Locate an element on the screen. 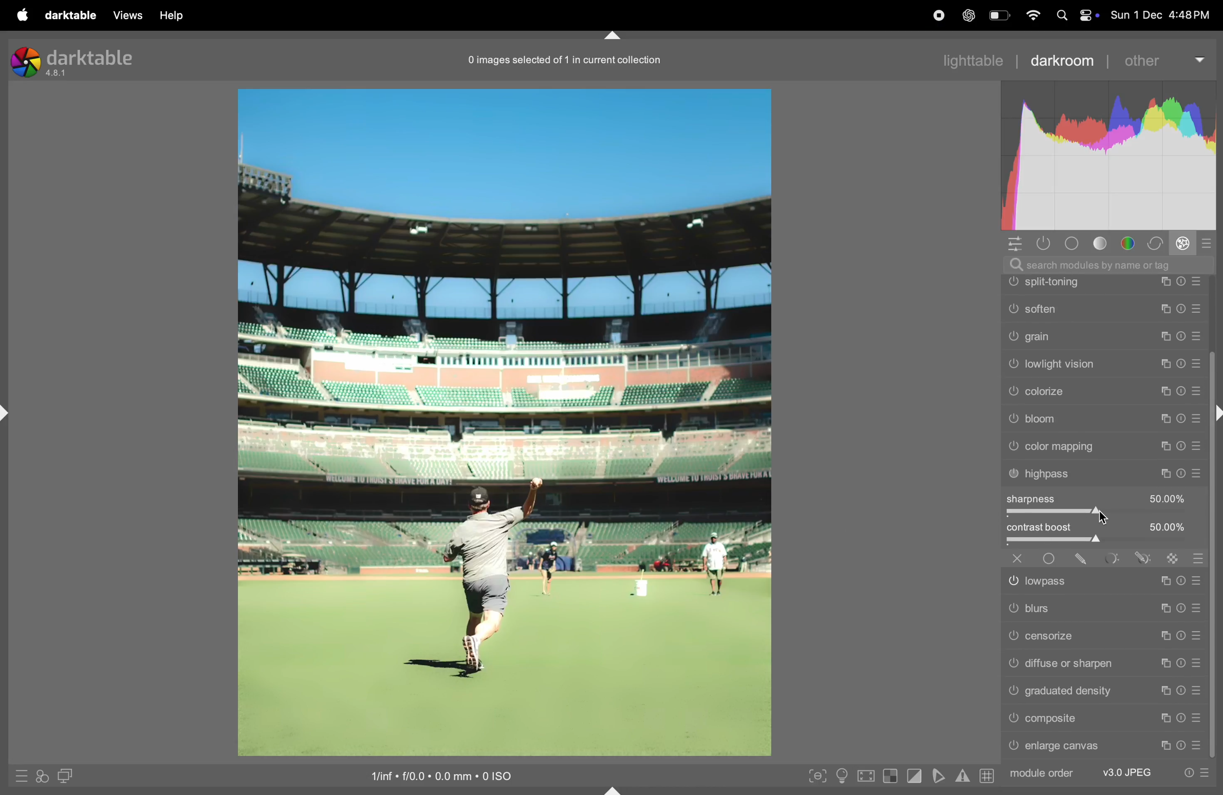 This screenshot has width=1223, height=795. color mapping is located at coordinates (1103, 525).